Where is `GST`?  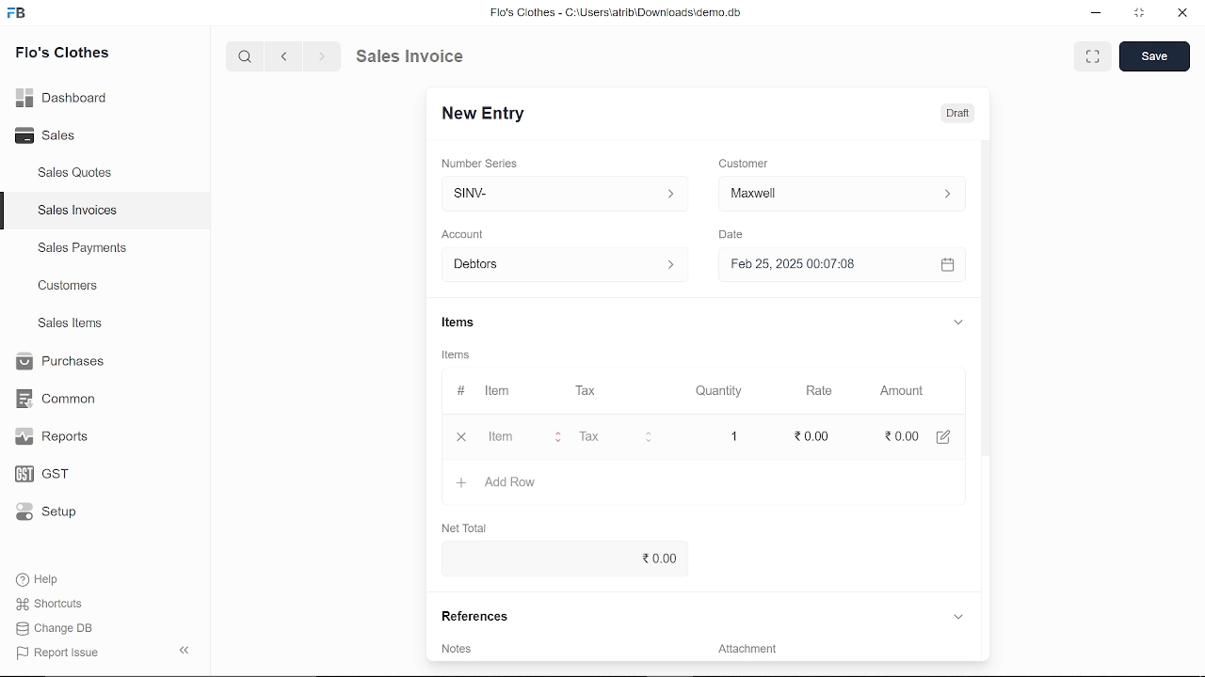
GST is located at coordinates (52, 471).